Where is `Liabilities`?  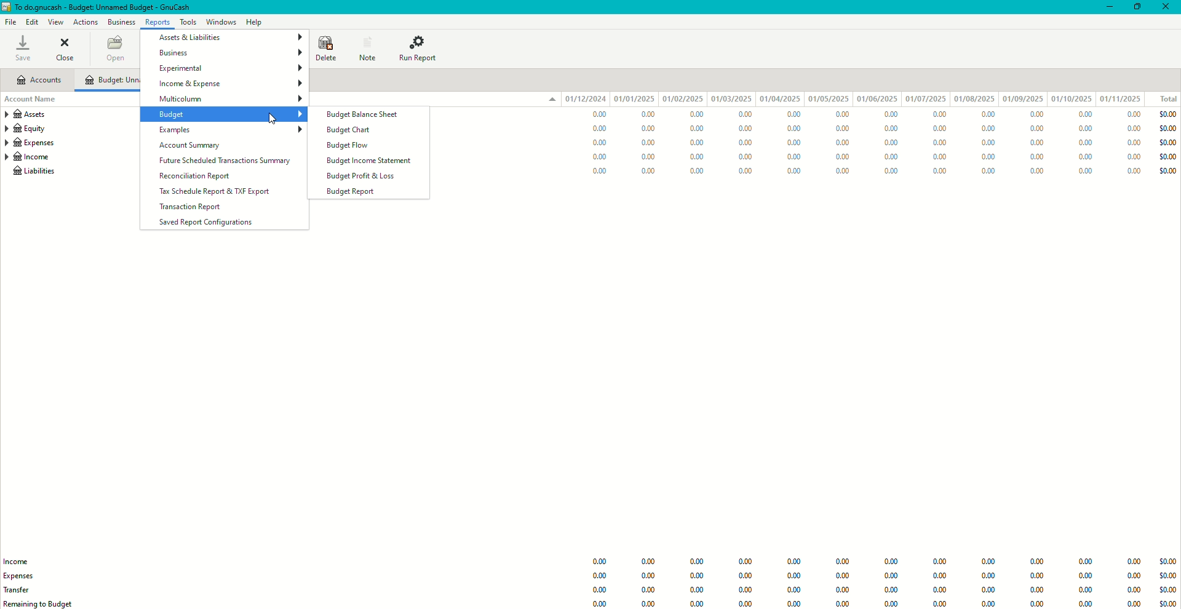
Liabilities is located at coordinates (33, 173).